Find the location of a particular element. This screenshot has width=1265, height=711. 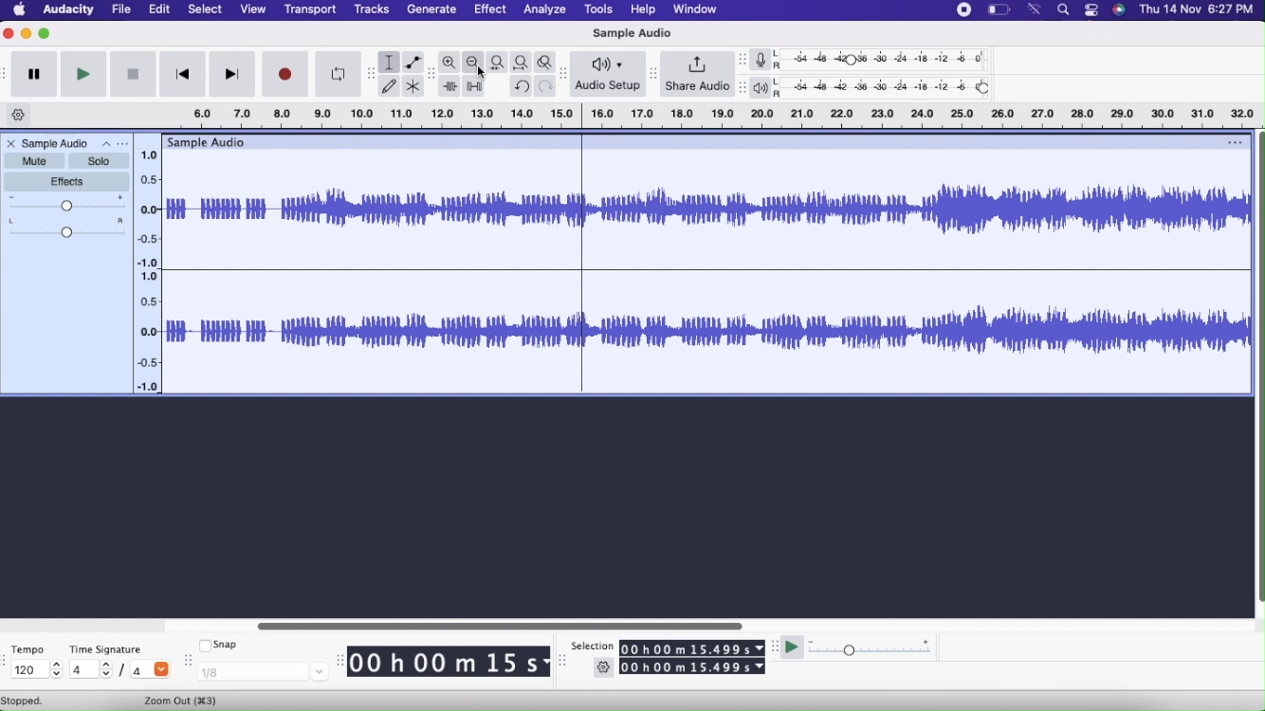

Play at speed is located at coordinates (791, 647).